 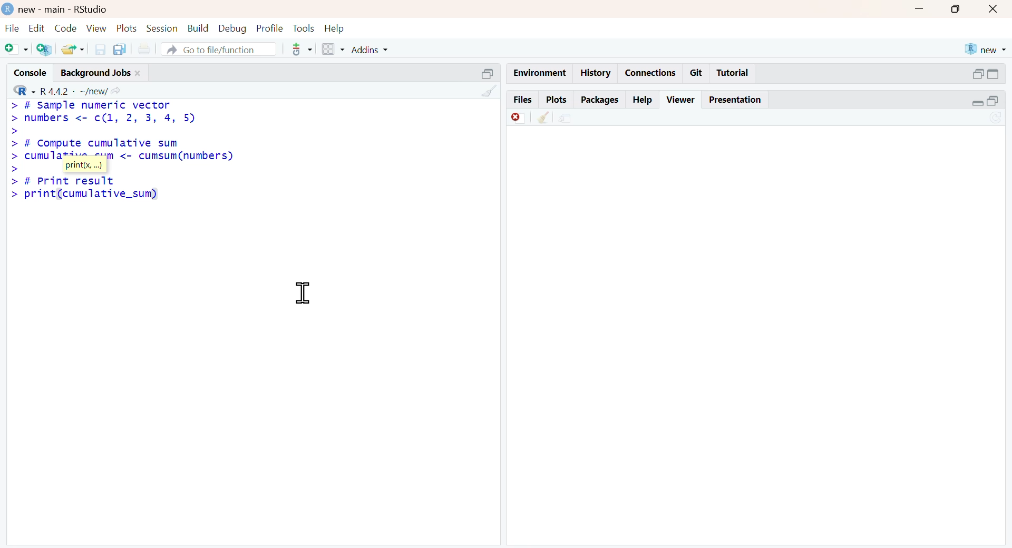 What do you see at coordinates (682, 99) in the screenshot?
I see `Viewer` at bounding box center [682, 99].